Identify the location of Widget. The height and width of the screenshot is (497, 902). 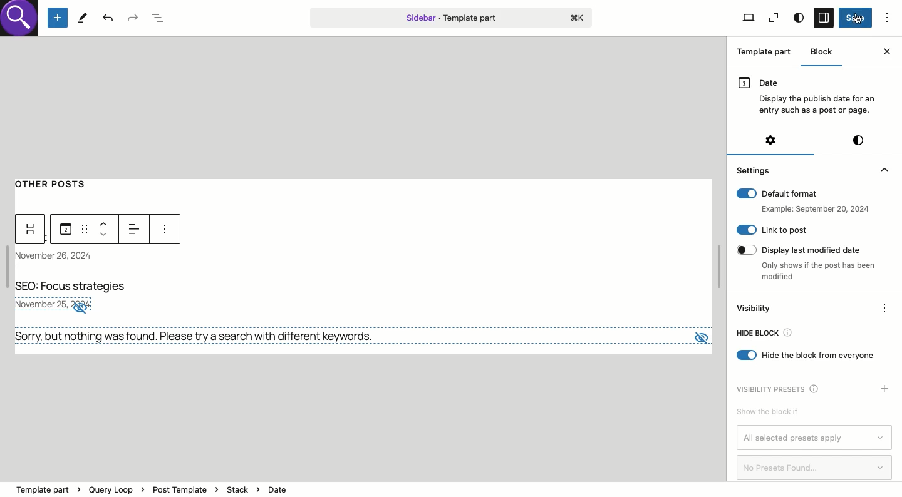
(31, 230).